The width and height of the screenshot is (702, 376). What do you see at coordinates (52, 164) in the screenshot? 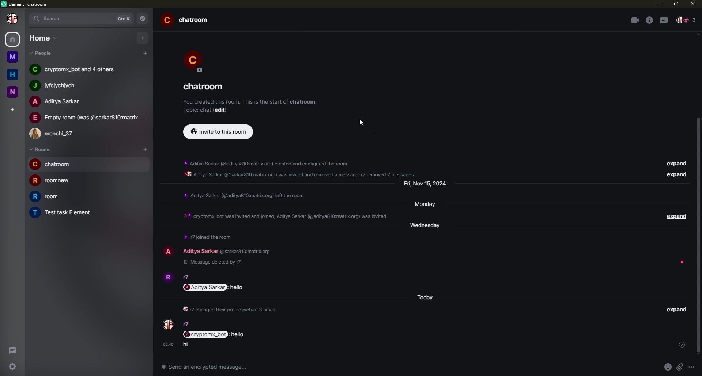
I see `room` at bounding box center [52, 164].